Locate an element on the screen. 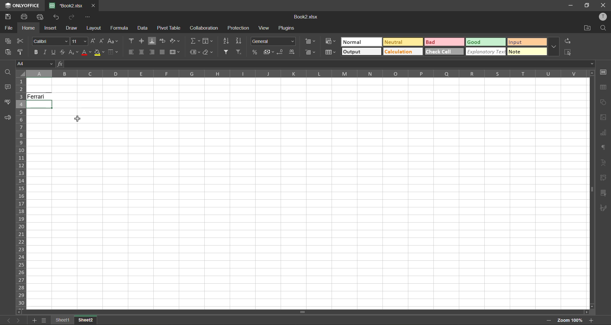  select all is located at coordinates (569, 52).